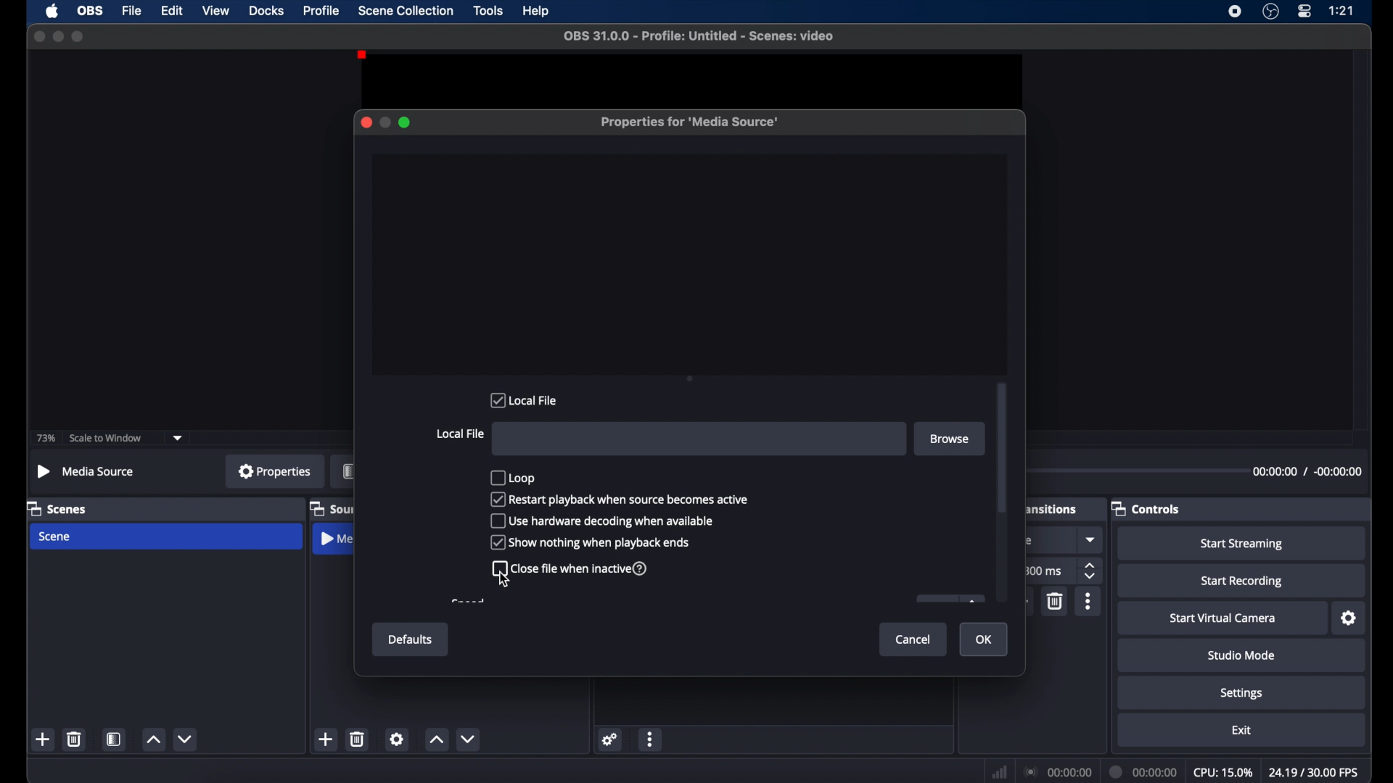 The image size is (1393, 783). Describe the element at coordinates (338, 539) in the screenshot. I see `media source` at that location.